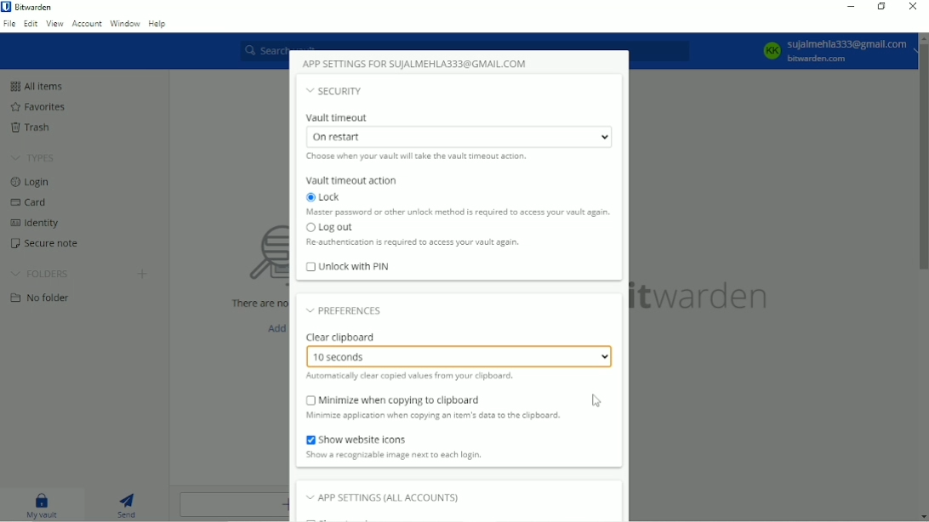 This screenshot has width=929, height=522. What do you see at coordinates (882, 7) in the screenshot?
I see `Restore down` at bounding box center [882, 7].